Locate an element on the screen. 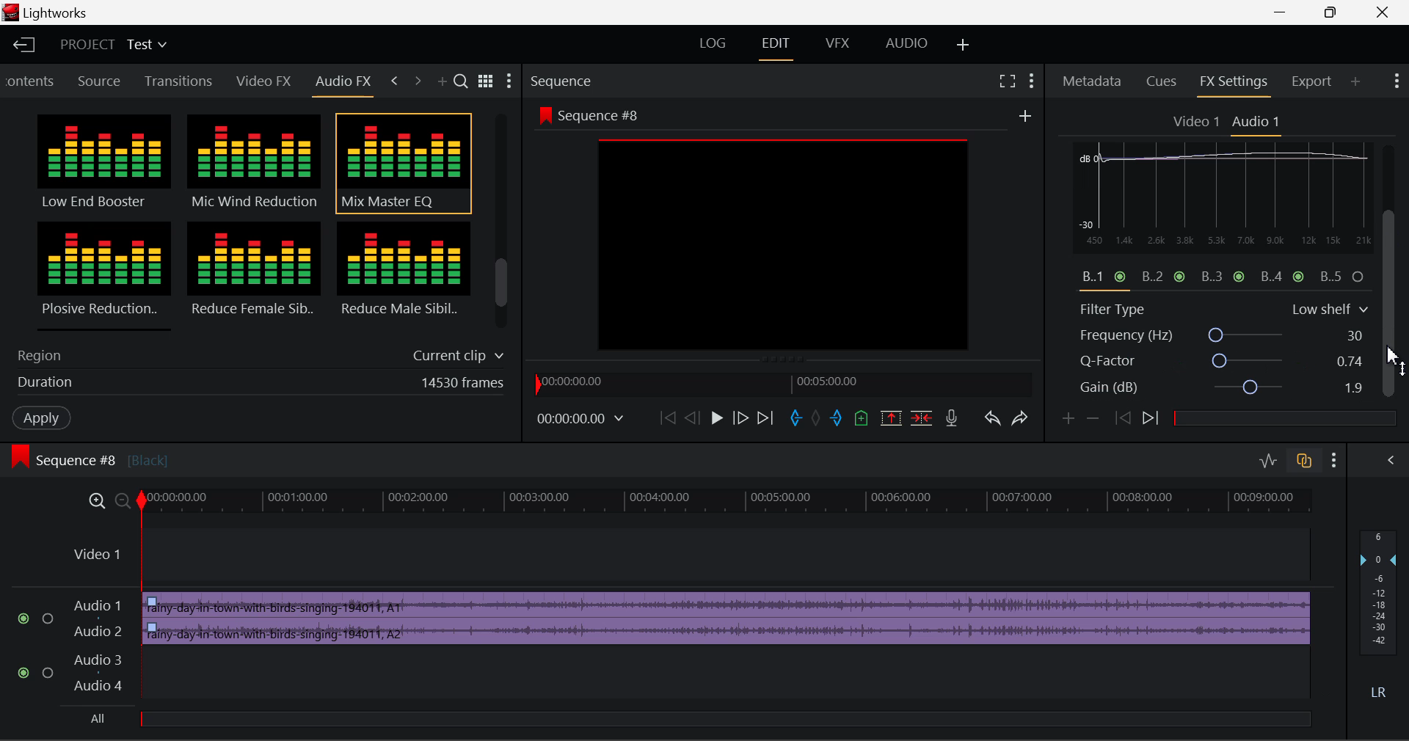 The width and height of the screenshot is (1409, 741). Toggle between title and list view is located at coordinates (488, 79).